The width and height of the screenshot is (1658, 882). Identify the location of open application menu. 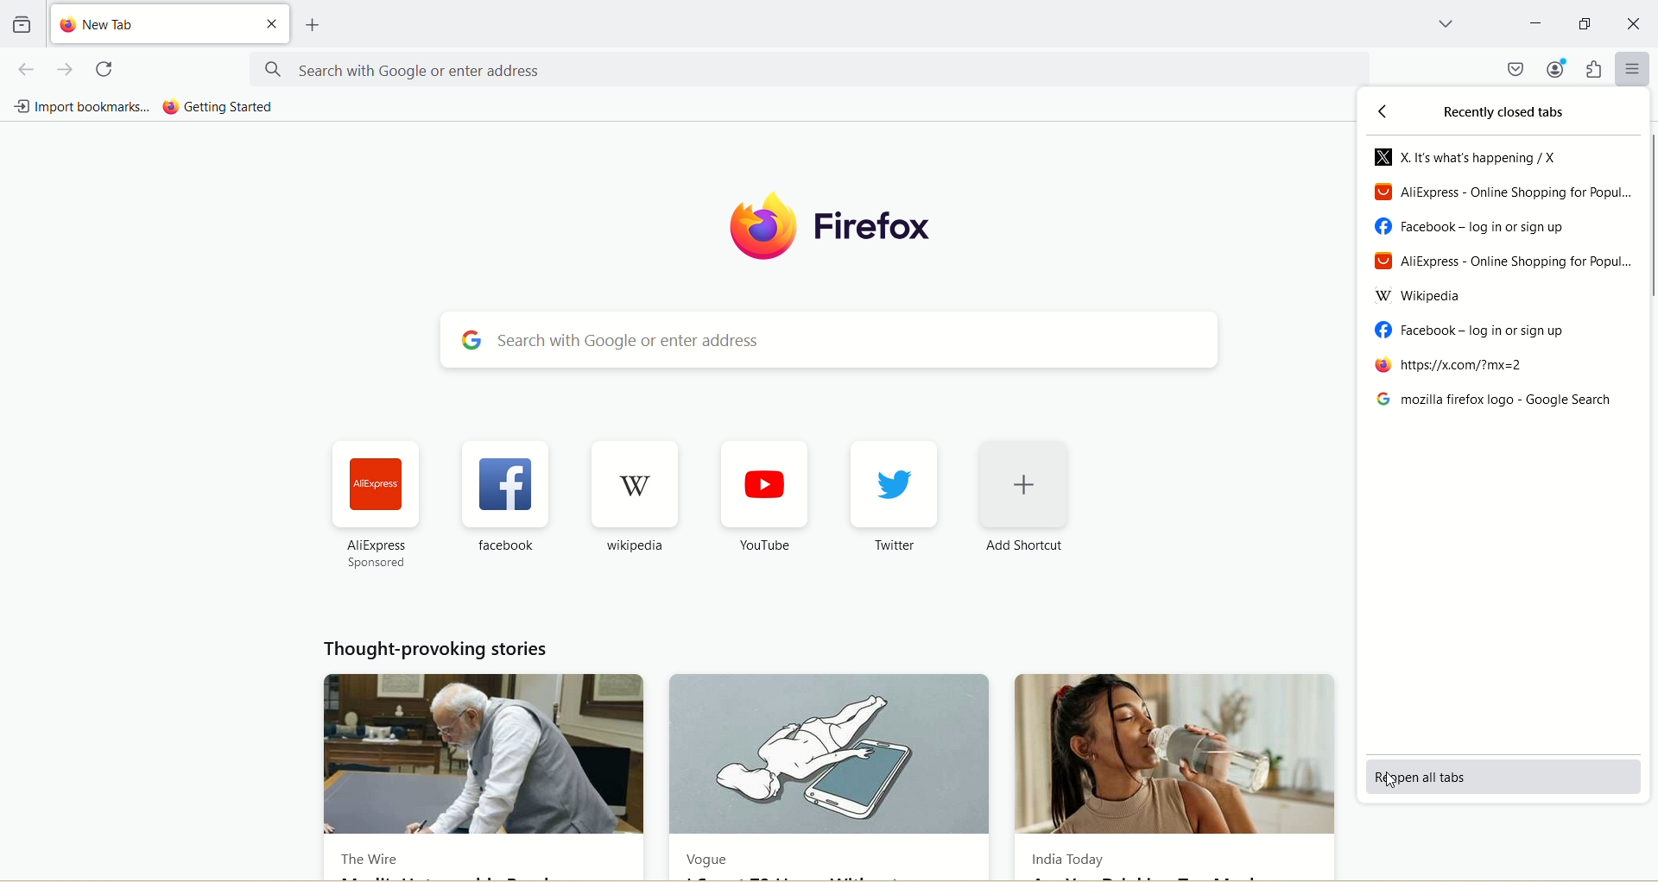
(1631, 68).